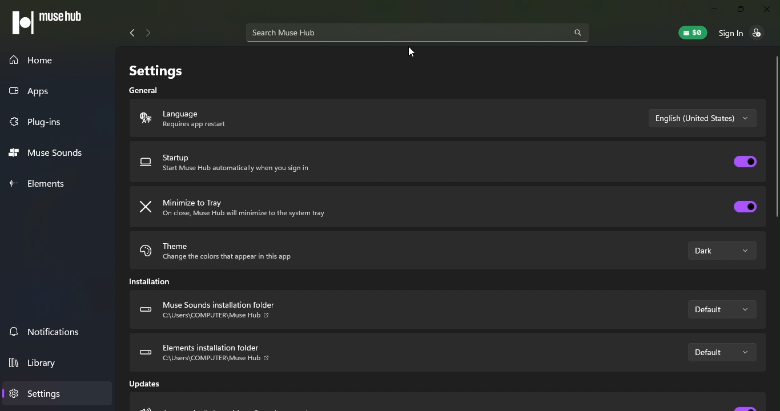 The image size is (780, 411). What do you see at coordinates (411, 52) in the screenshot?
I see `Cursor` at bounding box center [411, 52].